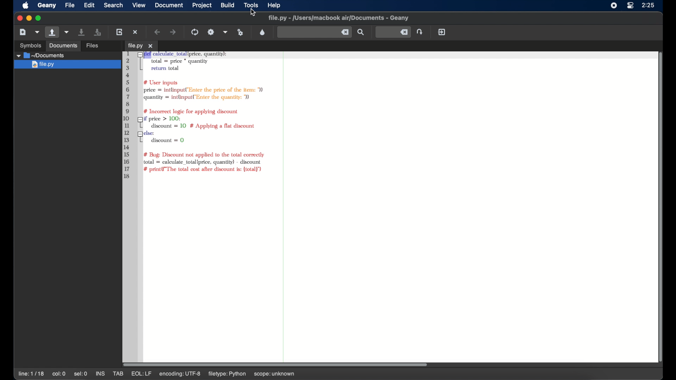  I want to click on file, so click(70, 5).